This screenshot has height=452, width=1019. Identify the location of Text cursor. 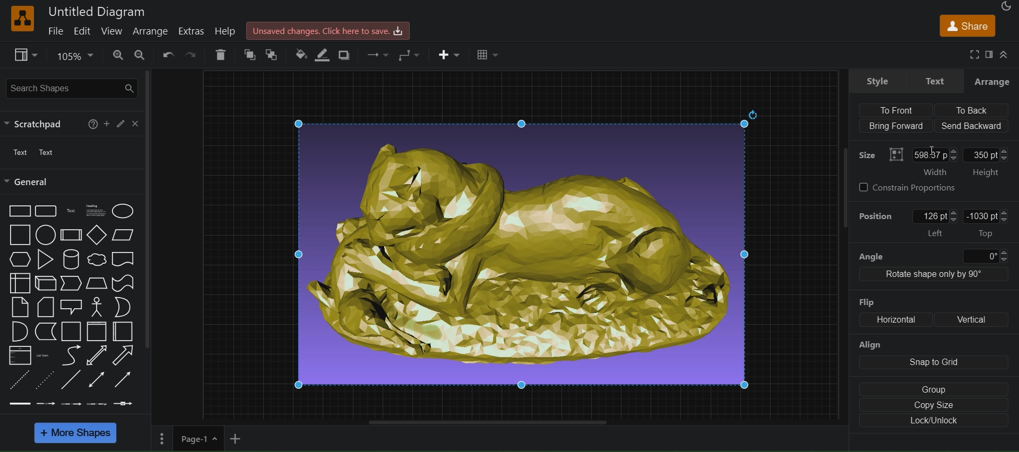
(937, 152).